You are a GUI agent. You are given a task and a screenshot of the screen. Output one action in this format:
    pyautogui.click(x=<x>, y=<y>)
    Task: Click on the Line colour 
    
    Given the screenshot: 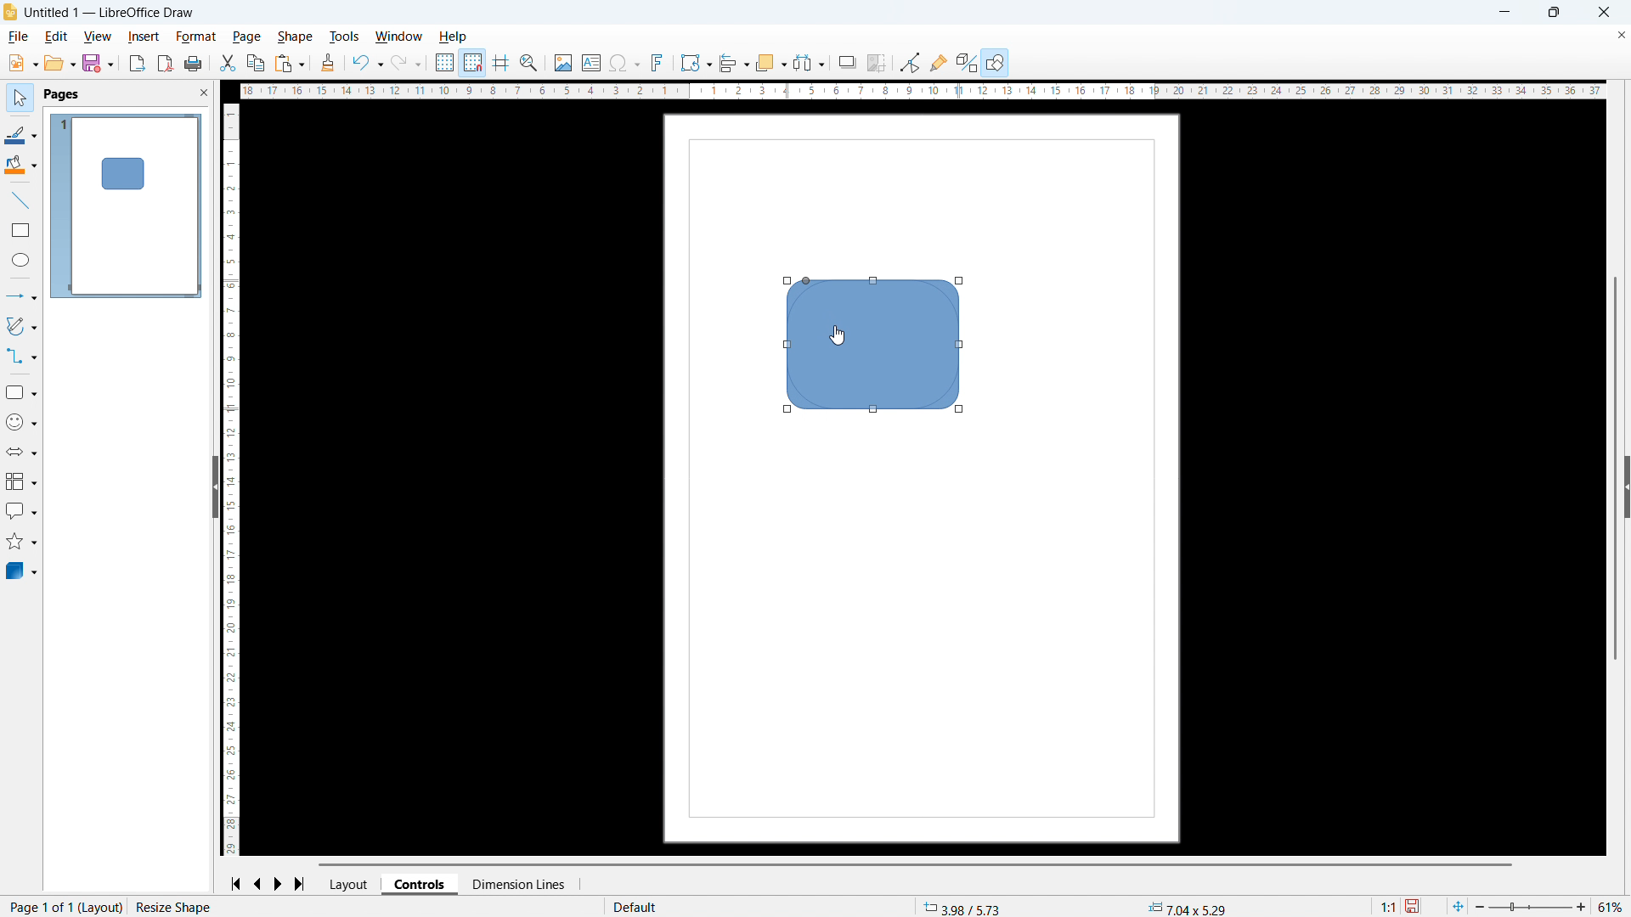 What is the action you would take?
    pyautogui.click(x=20, y=134)
    